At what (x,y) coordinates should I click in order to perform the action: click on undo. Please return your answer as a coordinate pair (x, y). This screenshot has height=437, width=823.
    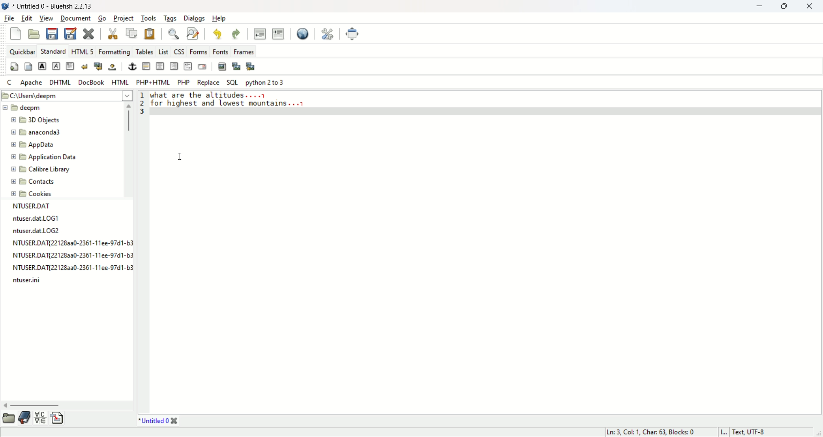
    Looking at the image, I should click on (217, 33).